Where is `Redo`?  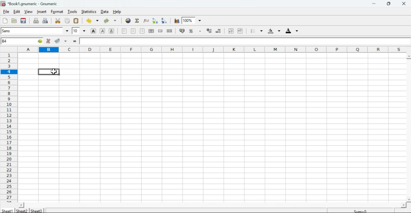 Redo is located at coordinates (106, 21).